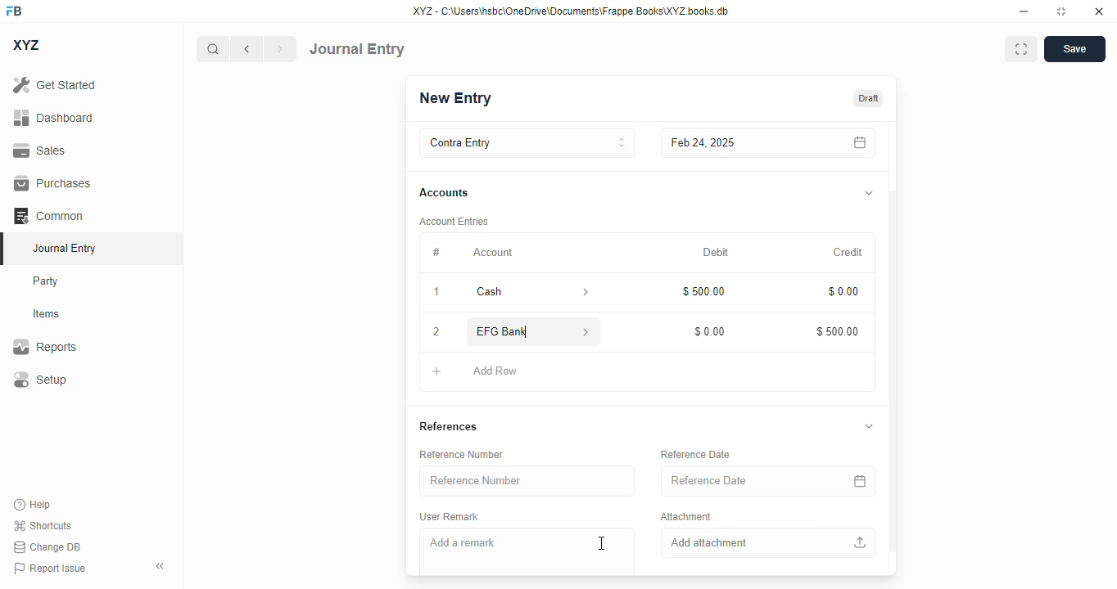 The width and height of the screenshot is (1117, 589). What do you see at coordinates (54, 183) in the screenshot?
I see `purchases` at bounding box center [54, 183].